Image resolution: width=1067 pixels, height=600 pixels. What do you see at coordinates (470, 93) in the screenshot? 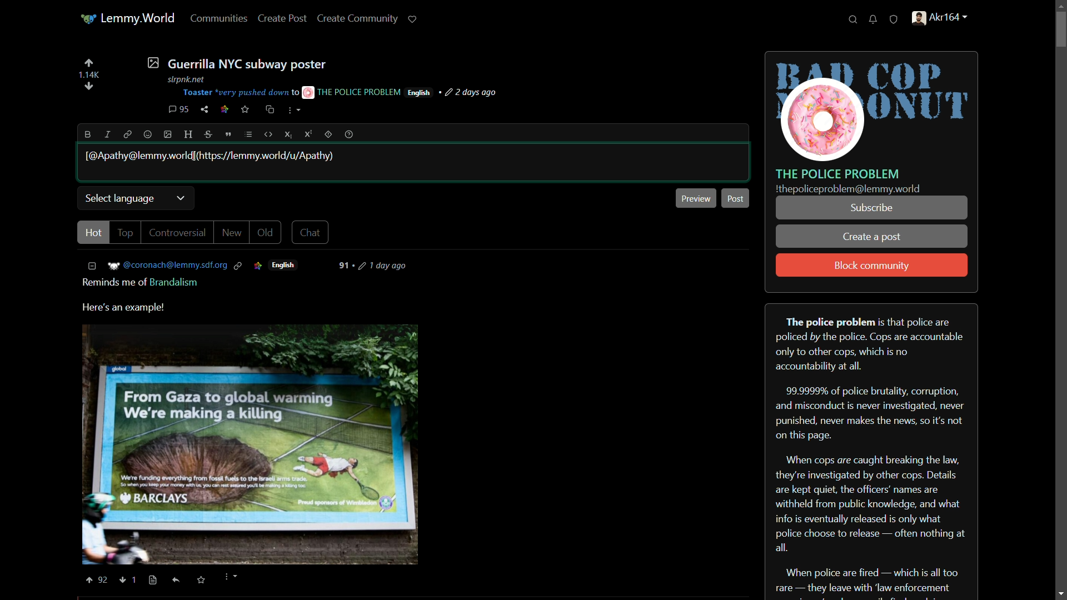
I see `post-time` at bounding box center [470, 93].